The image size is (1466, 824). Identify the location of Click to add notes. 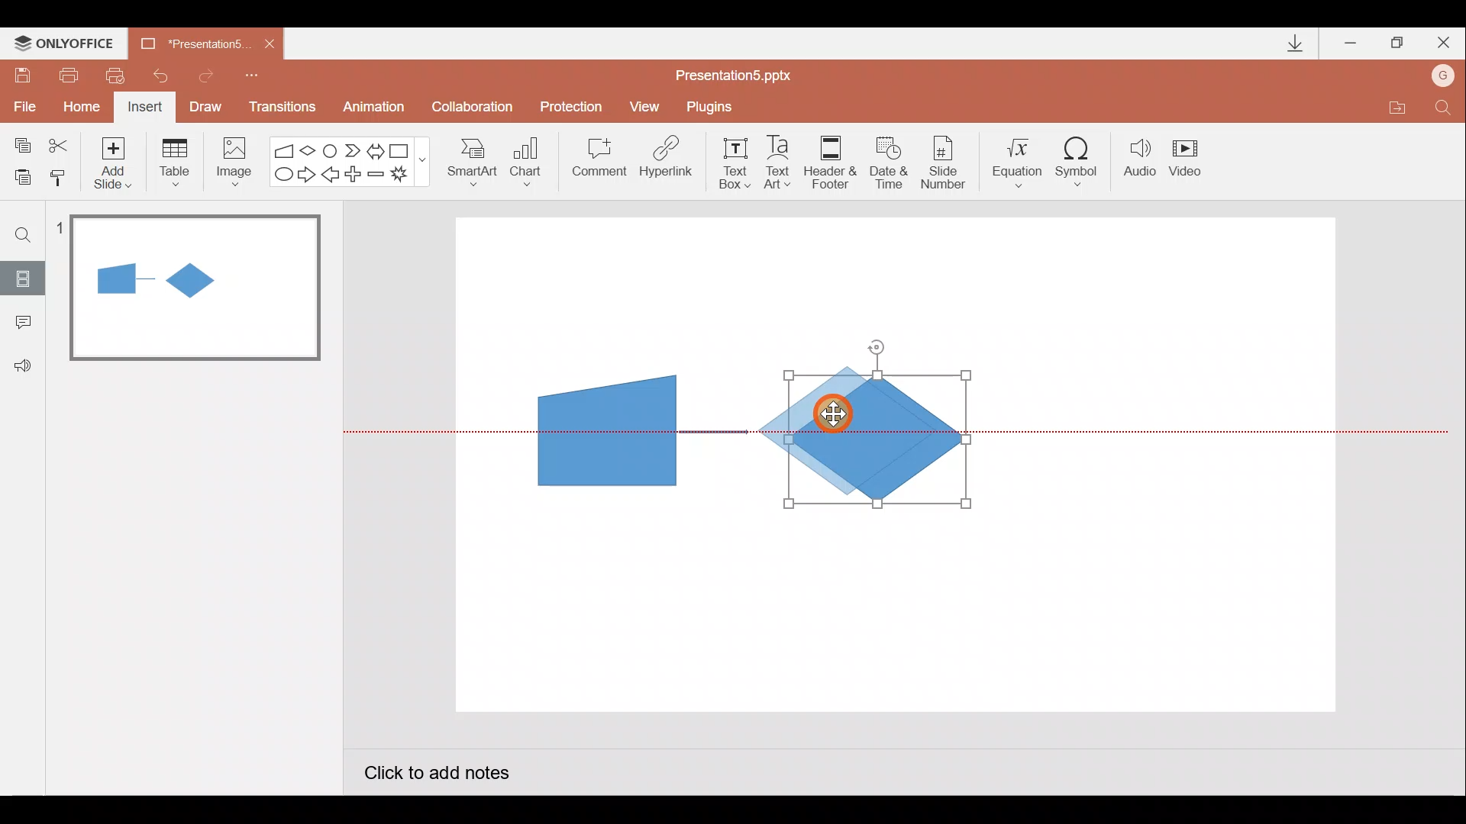
(435, 775).